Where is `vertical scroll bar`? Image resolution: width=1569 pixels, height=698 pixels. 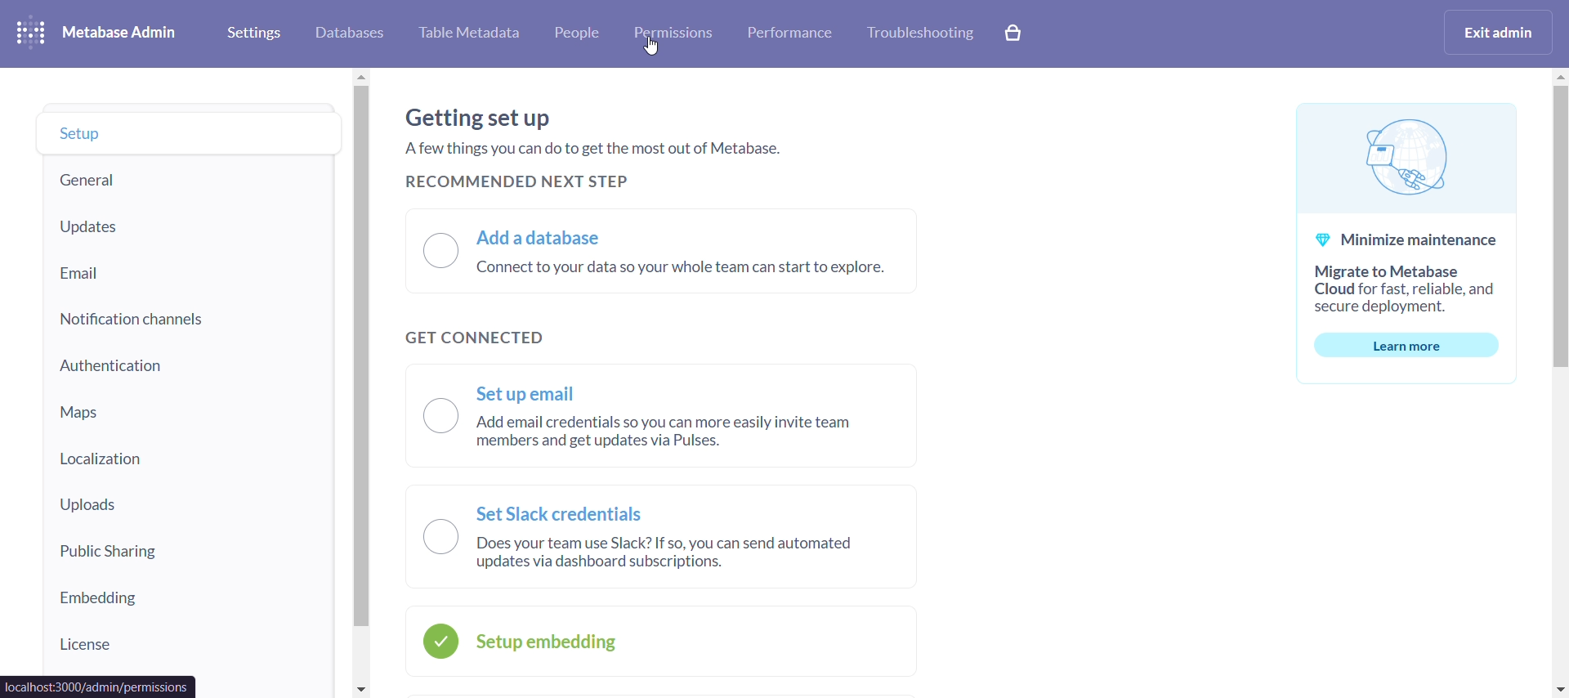
vertical scroll bar is located at coordinates (1559, 382).